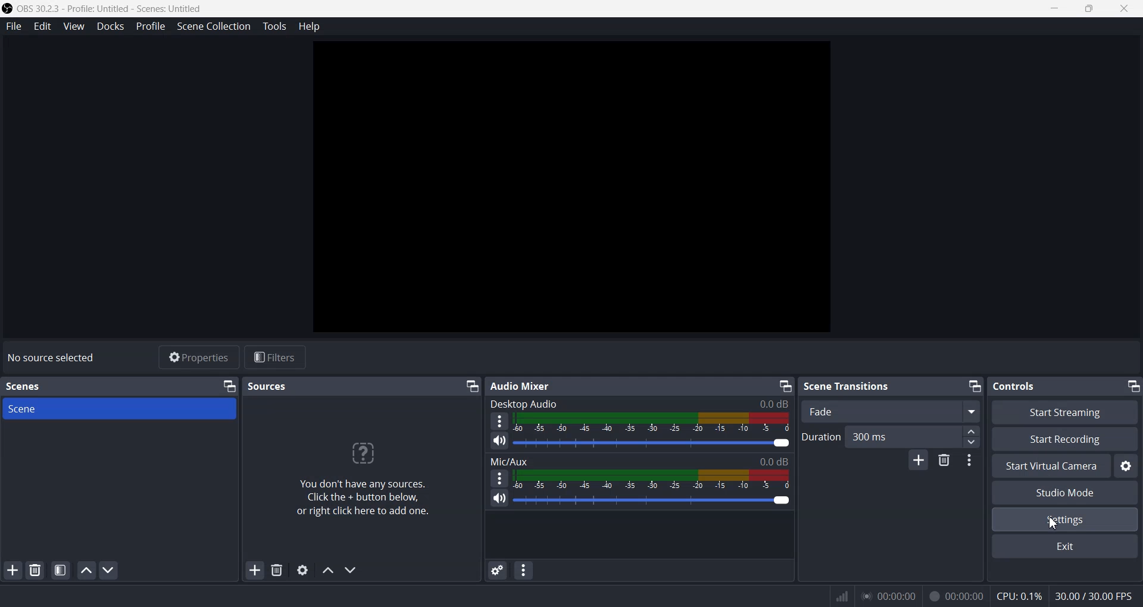 This screenshot has height=607, width=1143. I want to click on CPU: 0.1%, so click(1017, 596).